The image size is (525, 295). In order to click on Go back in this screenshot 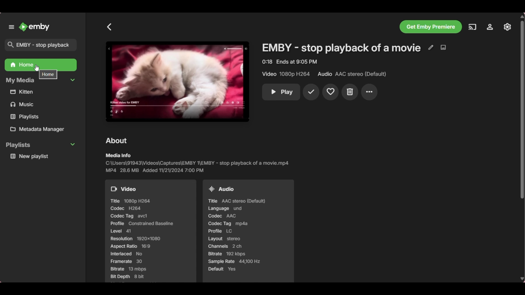, I will do `click(109, 27)`.